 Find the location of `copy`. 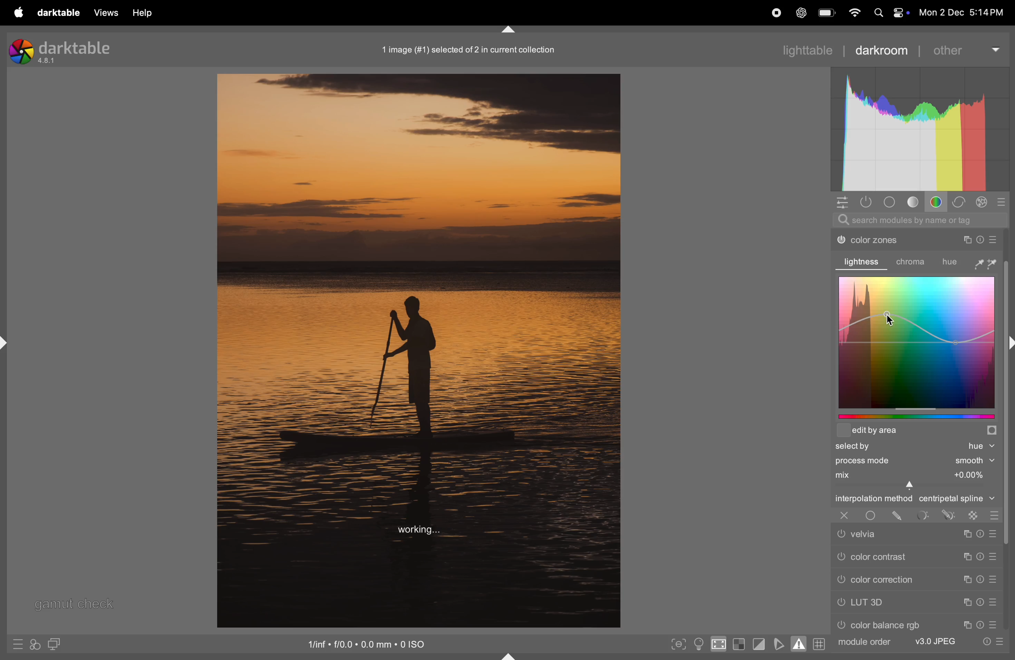

copy is located at coordinates (966, 579).